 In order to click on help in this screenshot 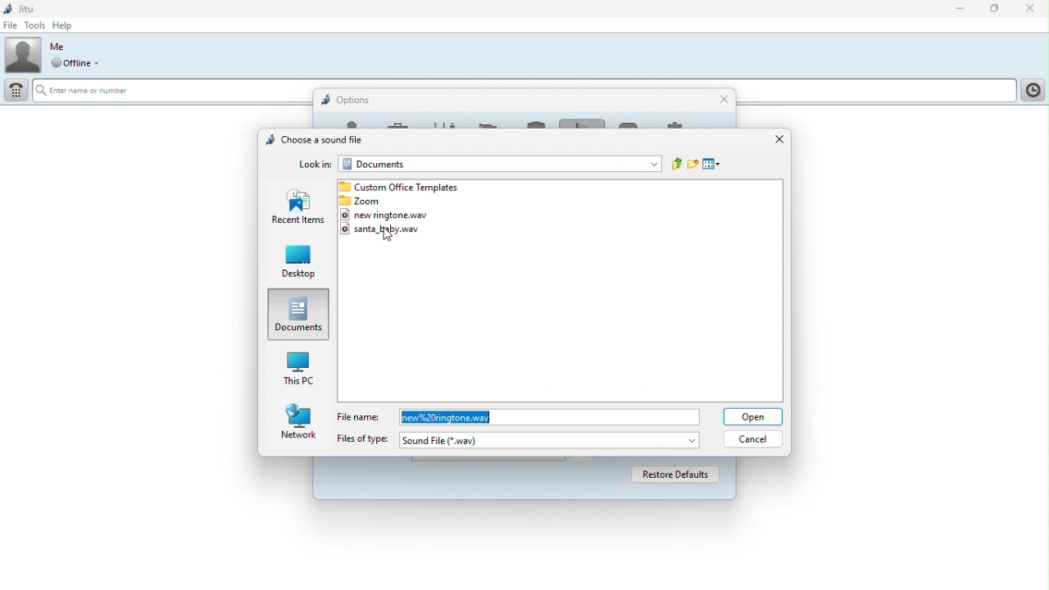, I will do `click(66, 25)`.